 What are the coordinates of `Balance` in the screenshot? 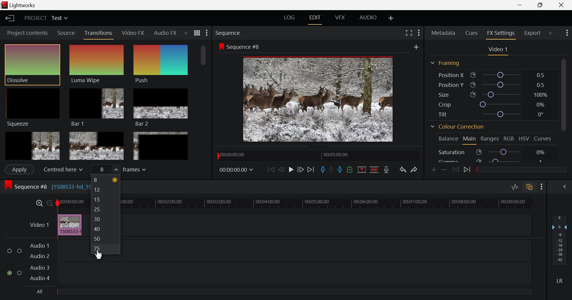 It's located at (447, 139).